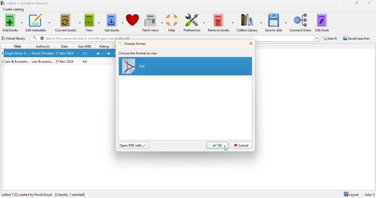 The image size is (376, 198). What do you see at coordinates (85, 61) in the screenshot?
I see `size in mbs` at bounding box center [85, 61].